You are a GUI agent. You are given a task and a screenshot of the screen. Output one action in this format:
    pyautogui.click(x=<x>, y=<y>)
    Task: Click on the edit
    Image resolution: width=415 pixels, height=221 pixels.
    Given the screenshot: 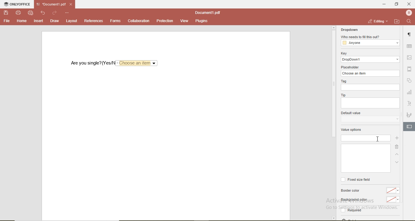 What is the action you would take?
    pyautogui.click(x=409, y=126)
    